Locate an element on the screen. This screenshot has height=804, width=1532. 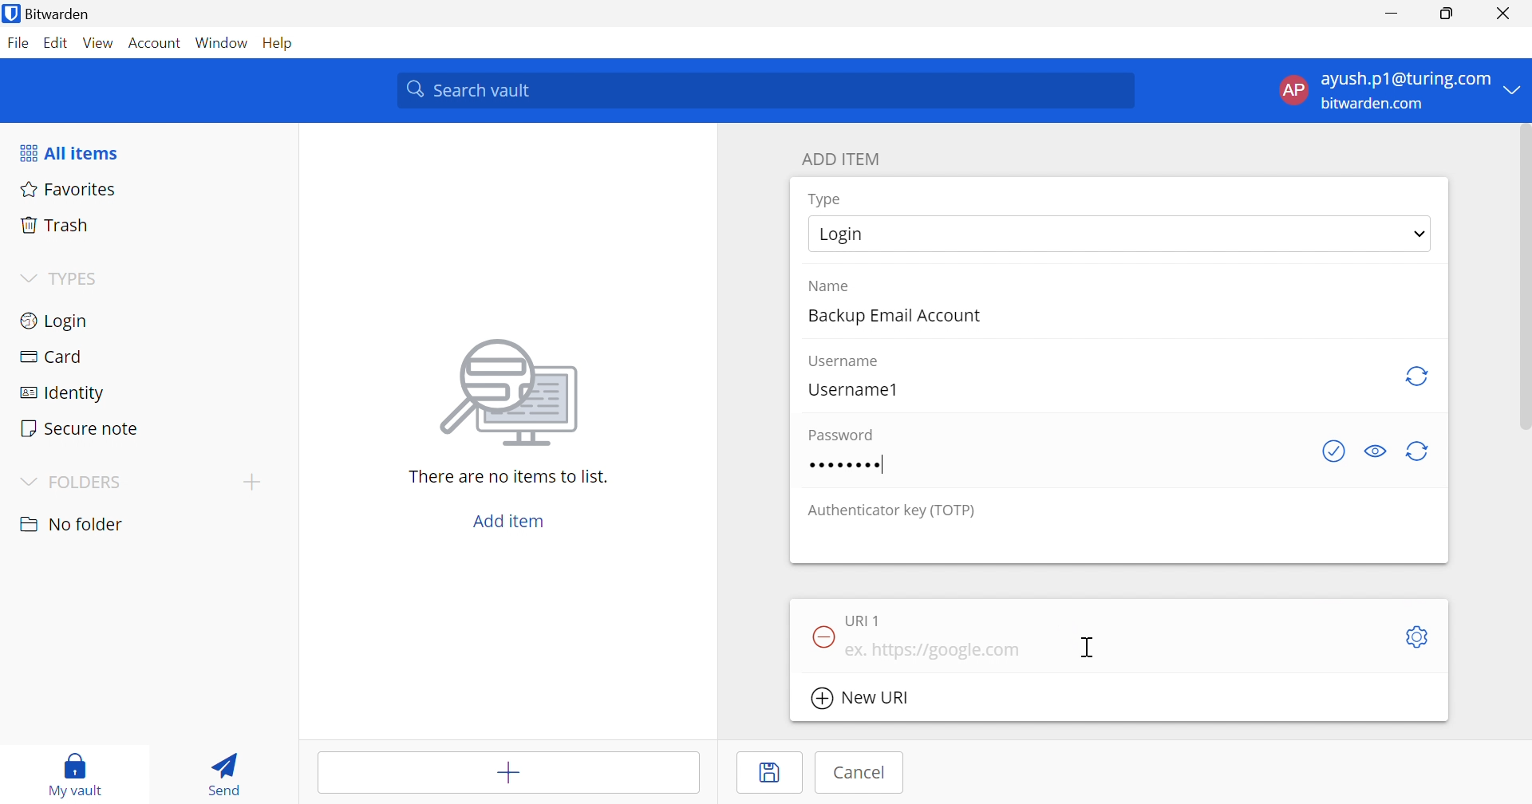
Account is located at coordinates (156, 41).